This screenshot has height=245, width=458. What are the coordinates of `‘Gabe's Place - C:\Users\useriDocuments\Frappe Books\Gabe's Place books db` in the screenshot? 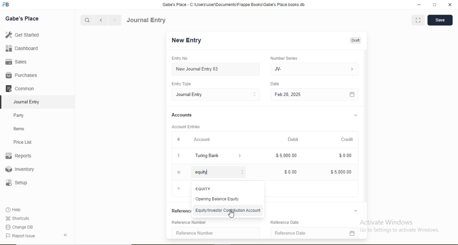 It's located at (233, 5).